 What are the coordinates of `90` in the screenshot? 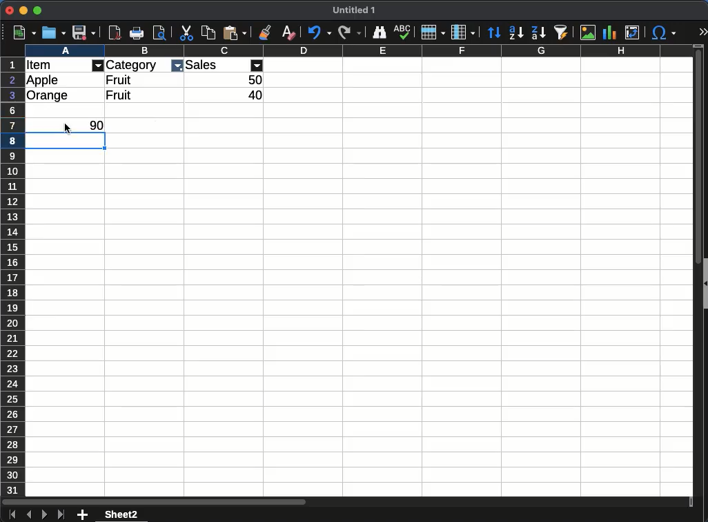 It's located at (96, 126).